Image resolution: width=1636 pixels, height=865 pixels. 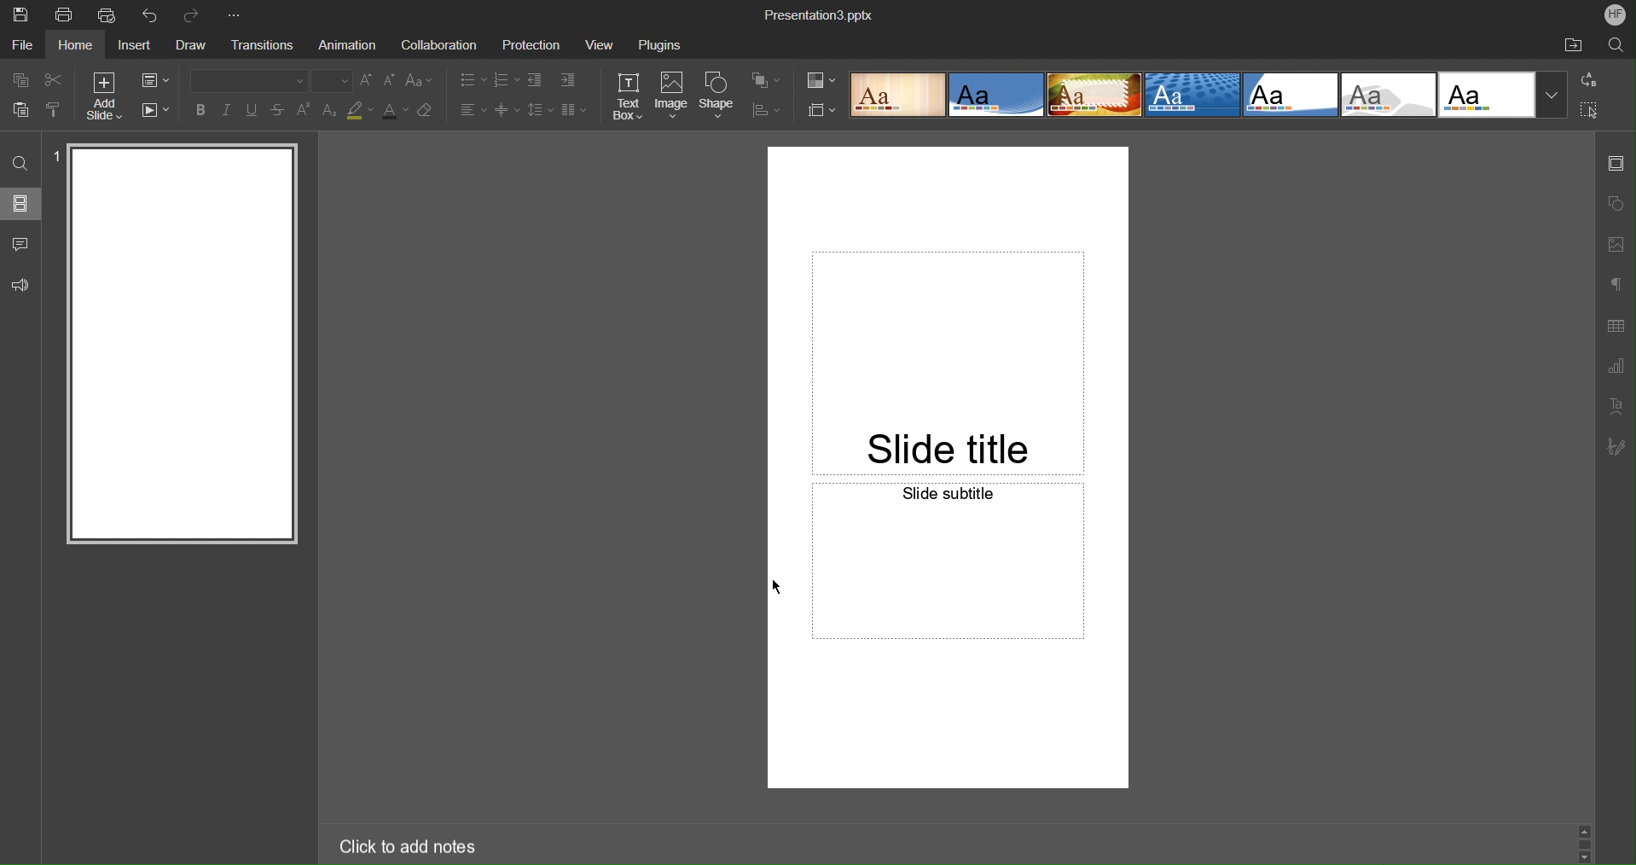 What do you see at coordinates (102, 96) in the screenshot?
I see `Add Slide` at bounding box center [102, 96].